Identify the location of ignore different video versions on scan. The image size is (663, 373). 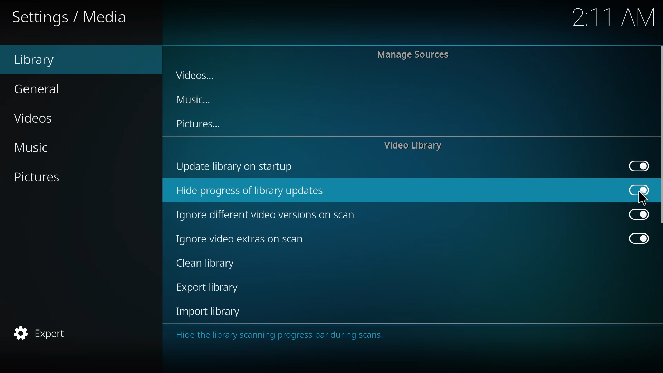
(270, 214).